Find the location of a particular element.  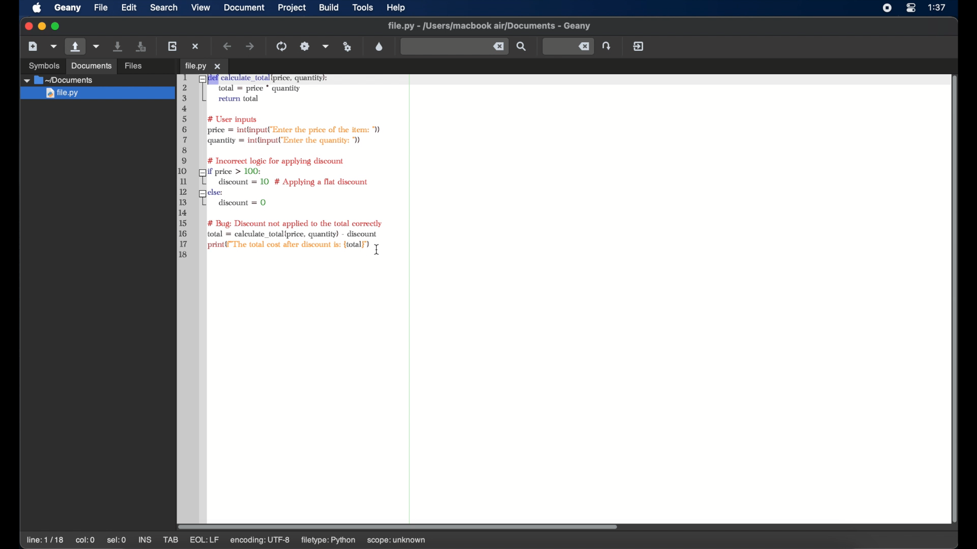

edit is located at coordinates (129, 8).